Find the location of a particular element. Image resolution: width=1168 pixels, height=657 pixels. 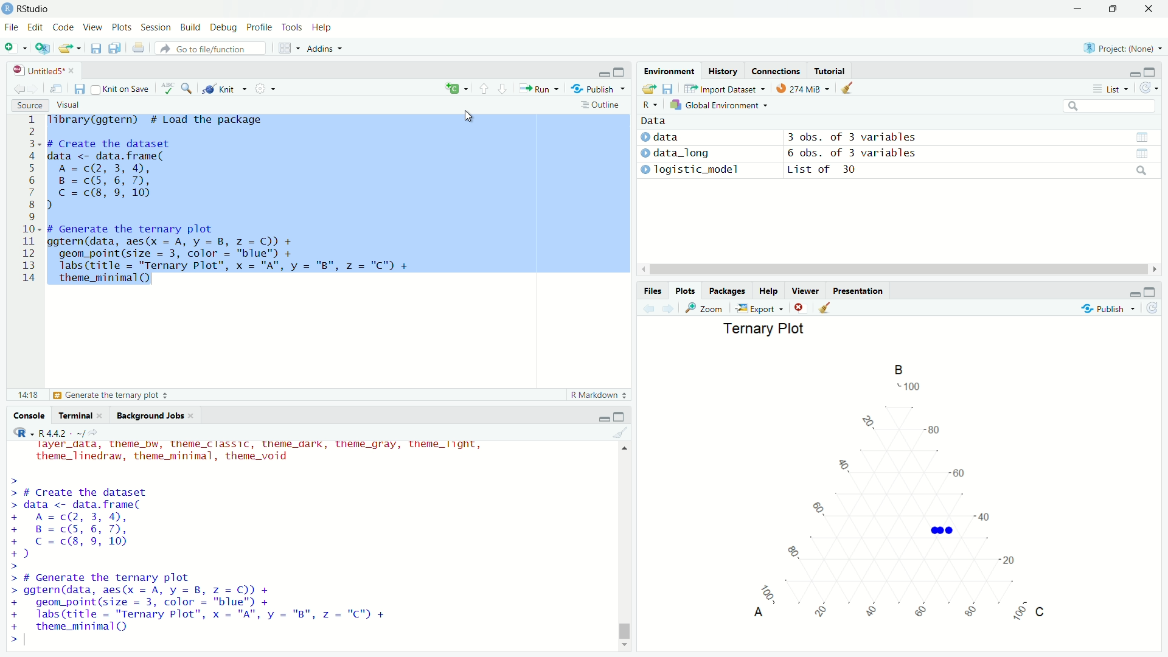

clear is located at coordinates (824, 307).